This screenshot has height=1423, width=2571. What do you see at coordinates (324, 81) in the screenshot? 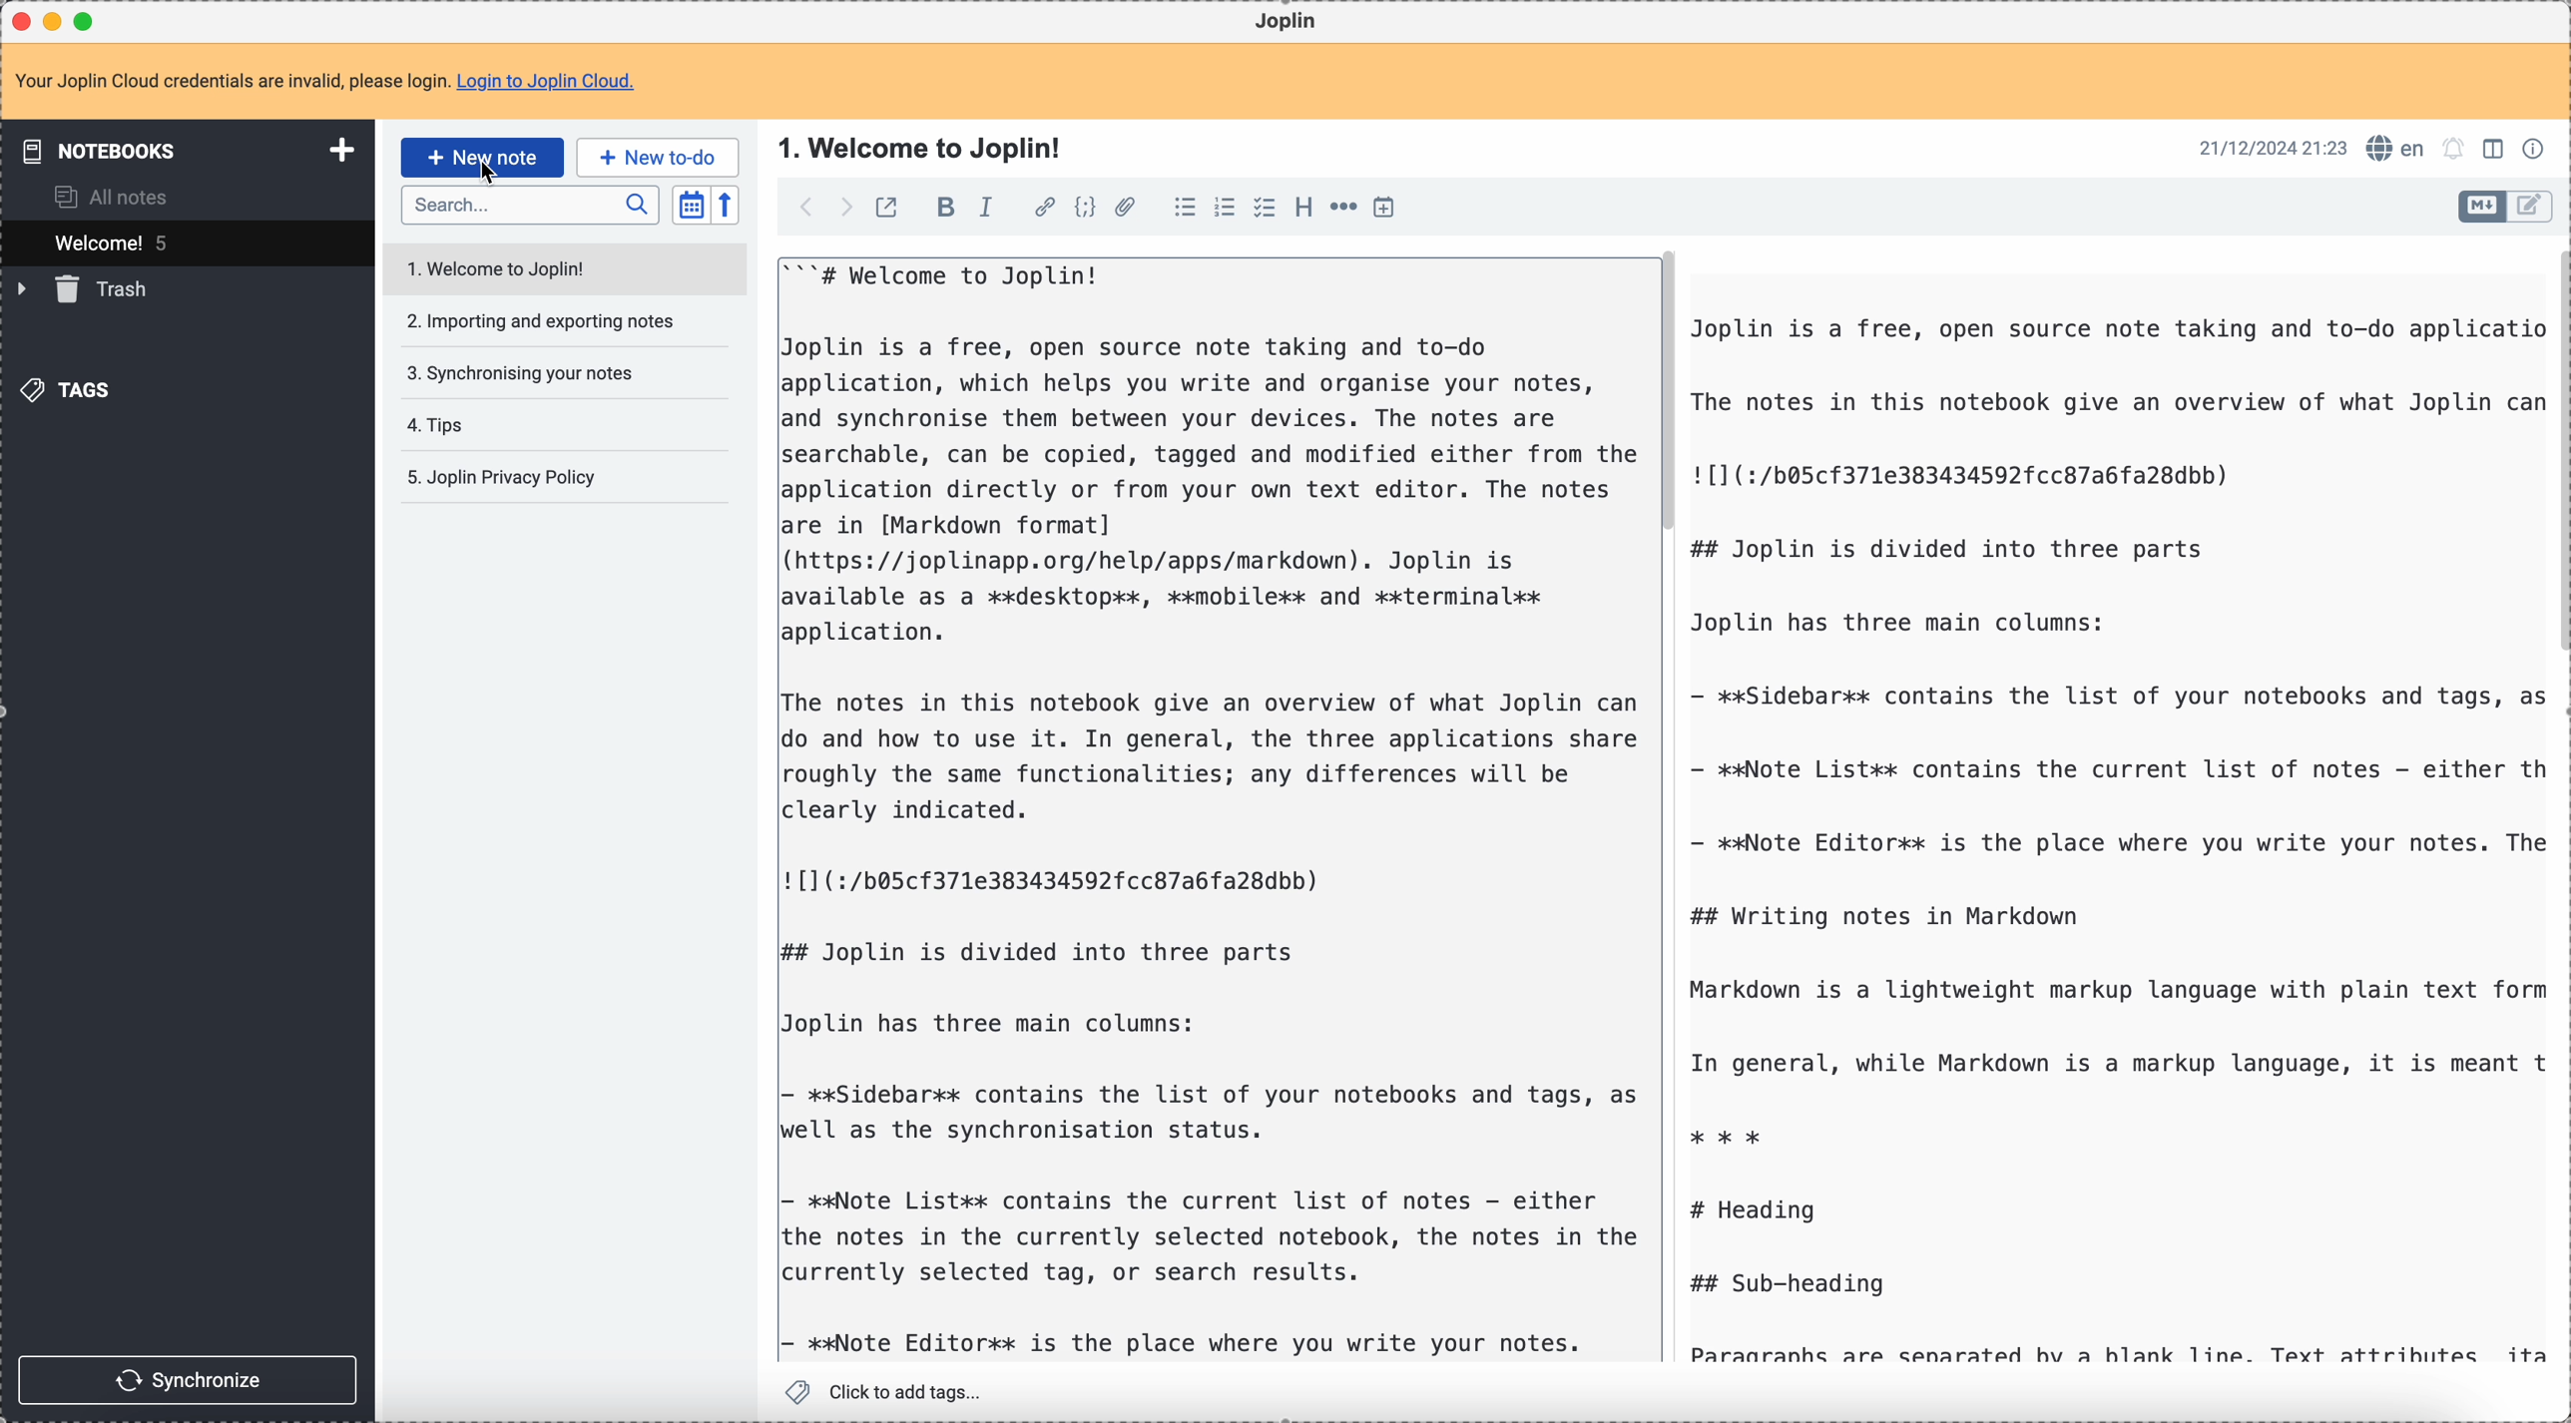
I see `note` at bounding box center [324, 81].